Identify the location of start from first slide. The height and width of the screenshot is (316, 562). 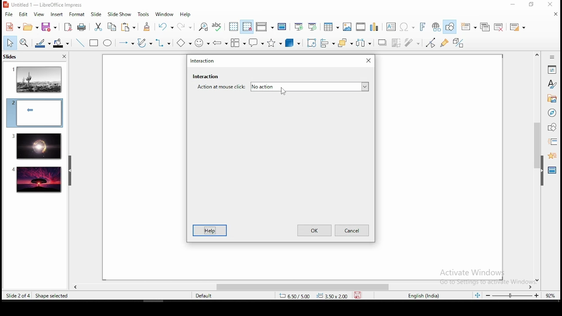
(299, 27).